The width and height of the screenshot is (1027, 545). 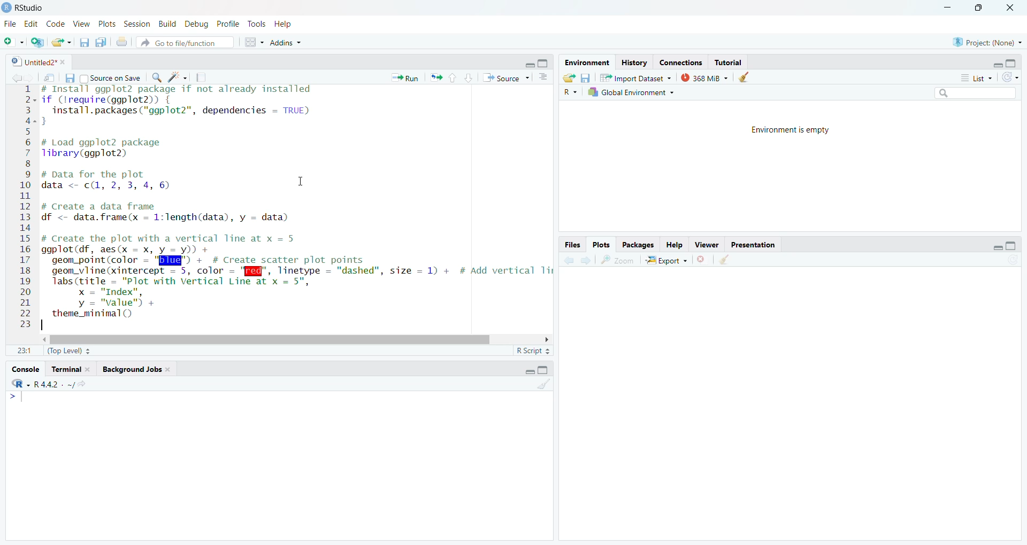 I want to click on * Run, so click(x=404, y=78).